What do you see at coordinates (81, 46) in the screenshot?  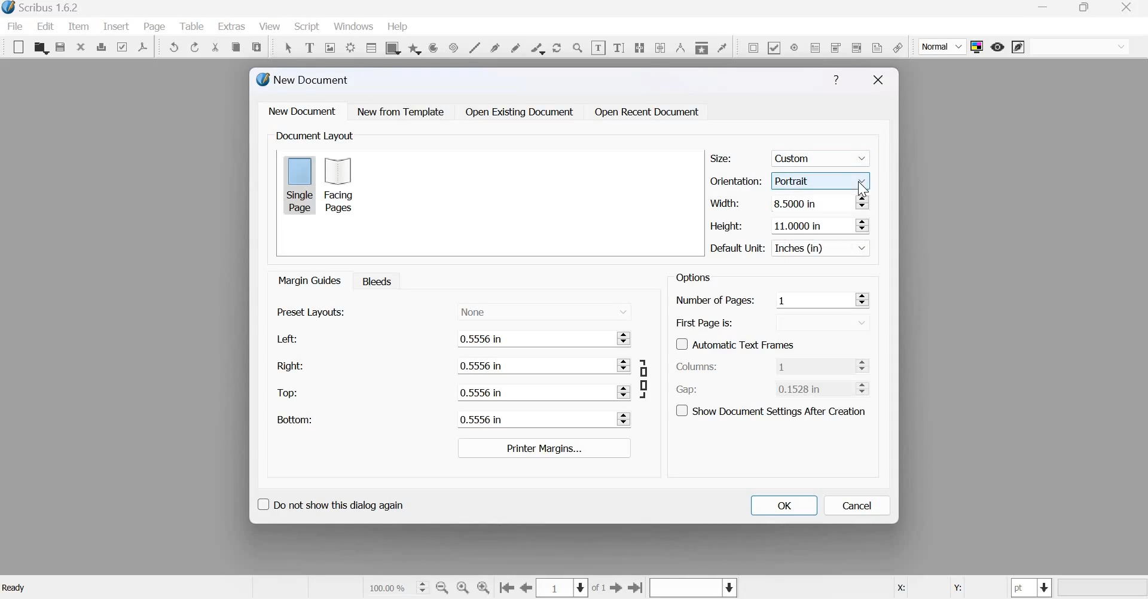 I see `close` at bounding box center [81, 46].